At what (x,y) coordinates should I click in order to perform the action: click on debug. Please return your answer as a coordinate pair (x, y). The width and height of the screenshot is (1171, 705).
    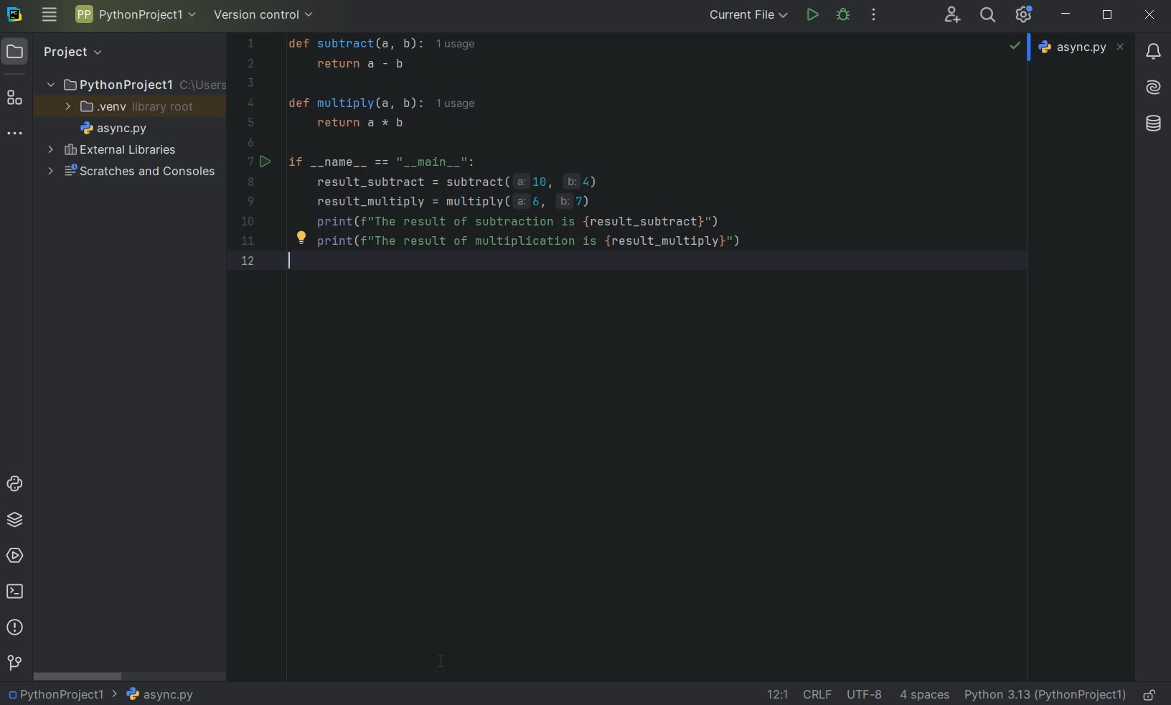
    Looking at the image, I should click on (844, 14).